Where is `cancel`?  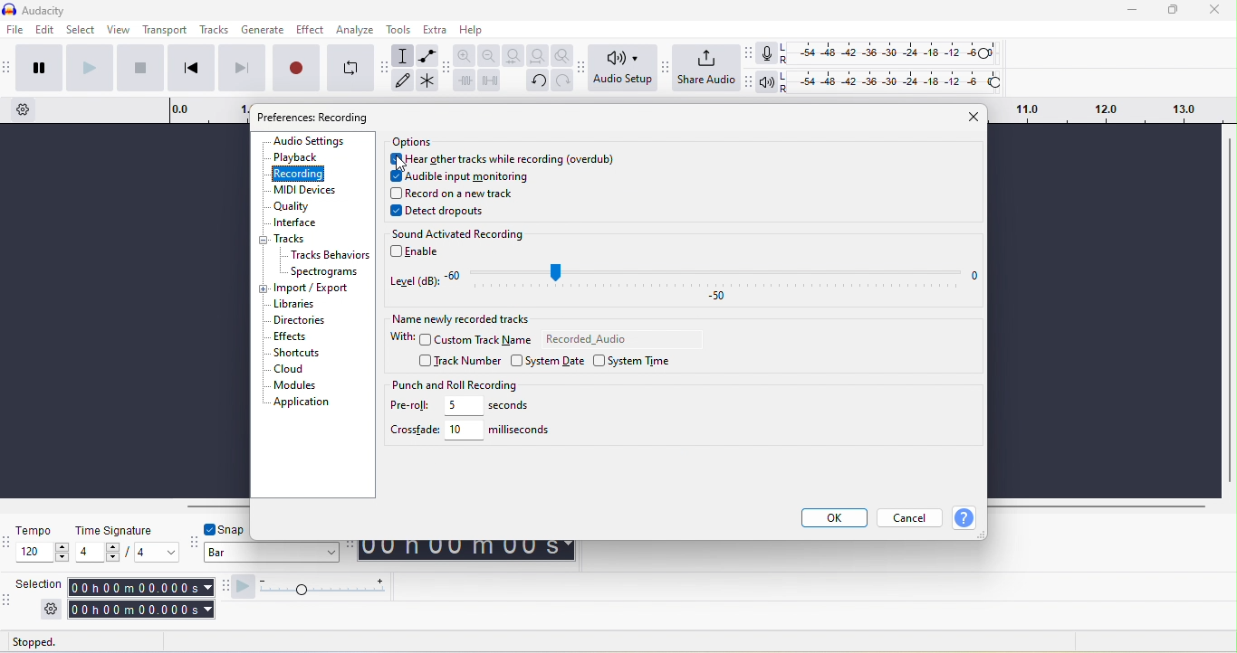
cancel is located at coordinates (909, 517).